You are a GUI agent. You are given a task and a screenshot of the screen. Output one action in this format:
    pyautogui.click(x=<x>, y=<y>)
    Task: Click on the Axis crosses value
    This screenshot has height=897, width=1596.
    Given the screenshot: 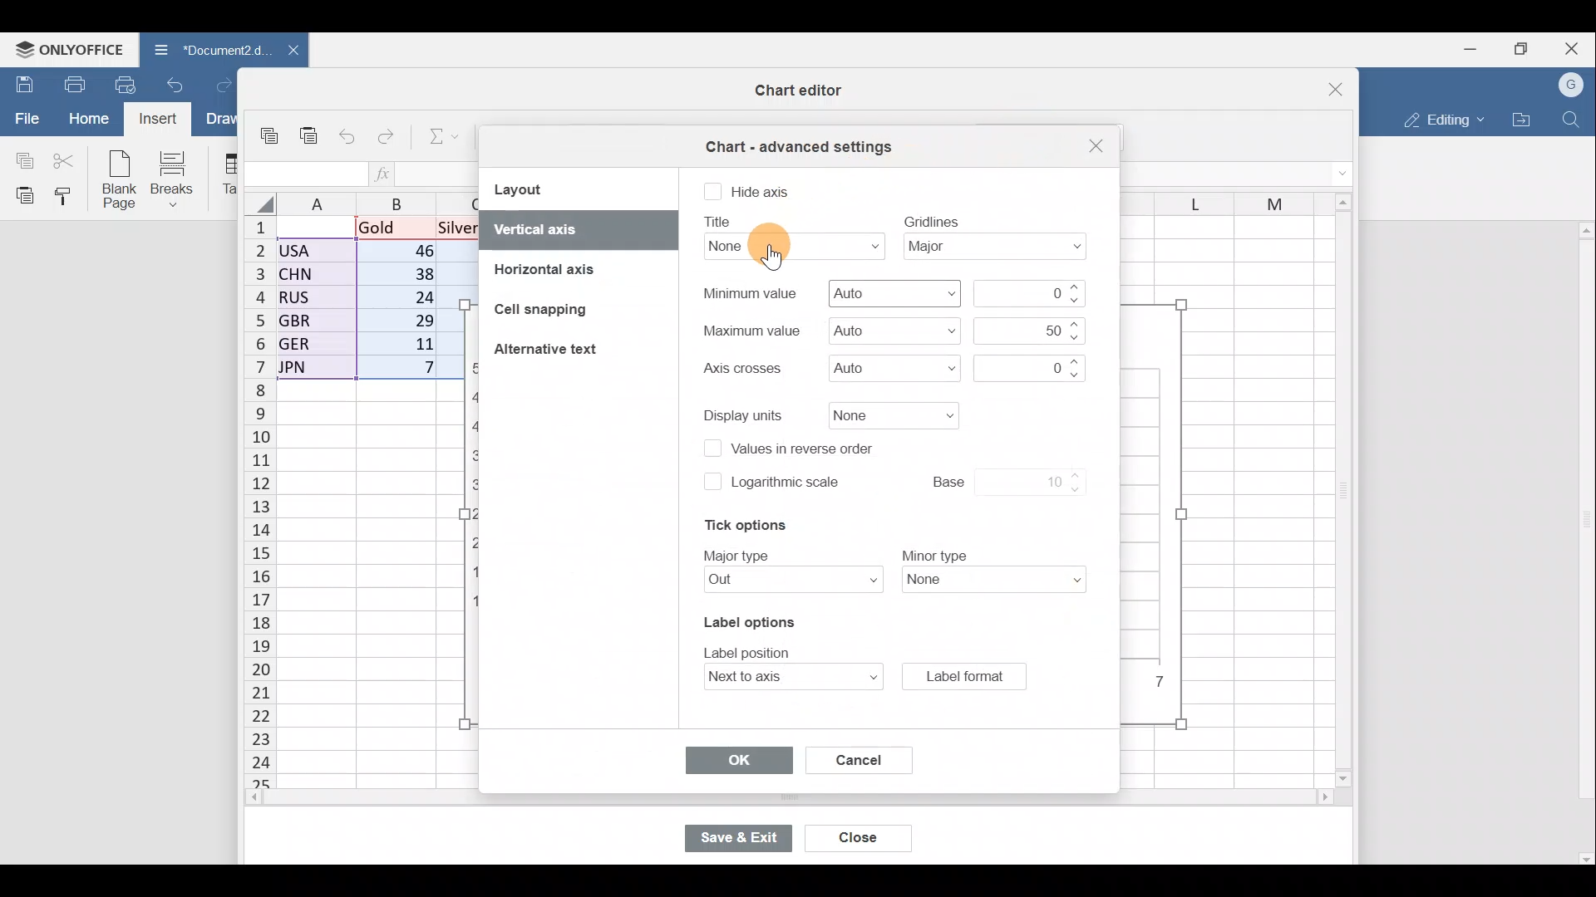 What is the action you would take?
    pyautogui.click(x=1036, y=369)
    